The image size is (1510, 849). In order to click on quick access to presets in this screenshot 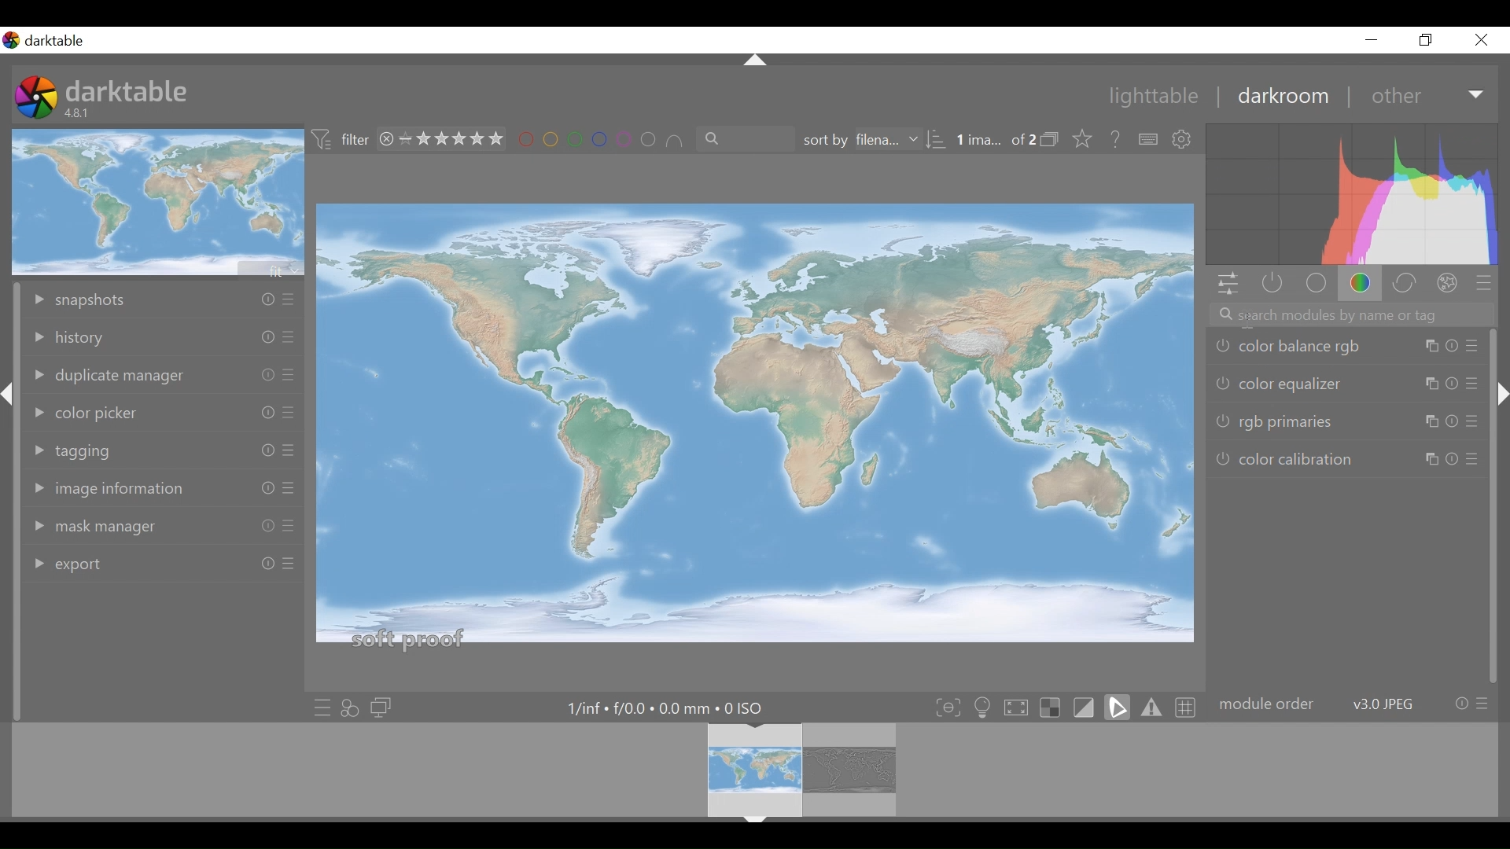, I will do `click(319, 708)`.